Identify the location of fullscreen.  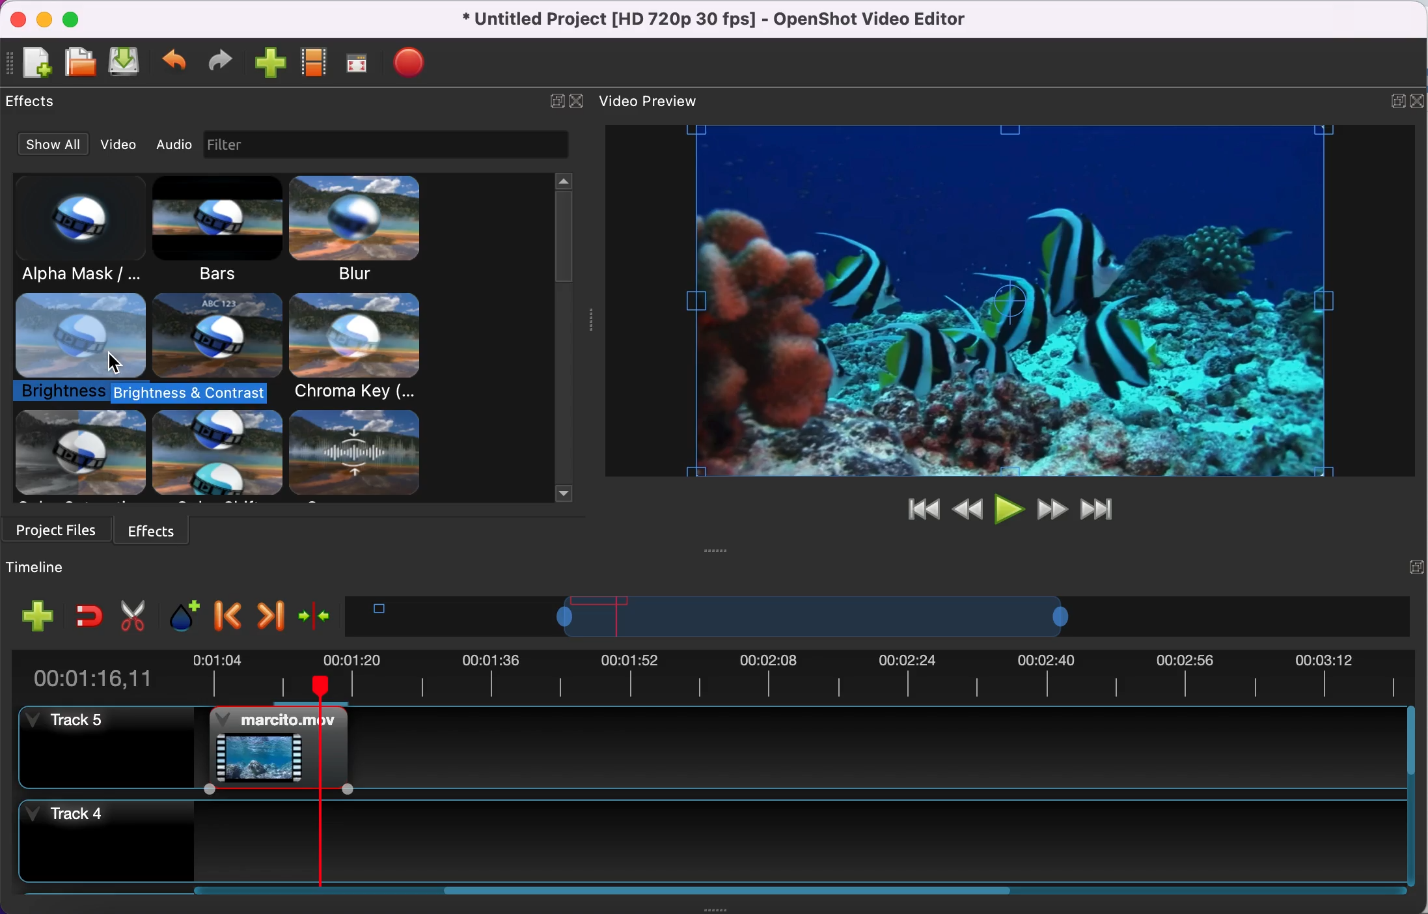
(355, 66).